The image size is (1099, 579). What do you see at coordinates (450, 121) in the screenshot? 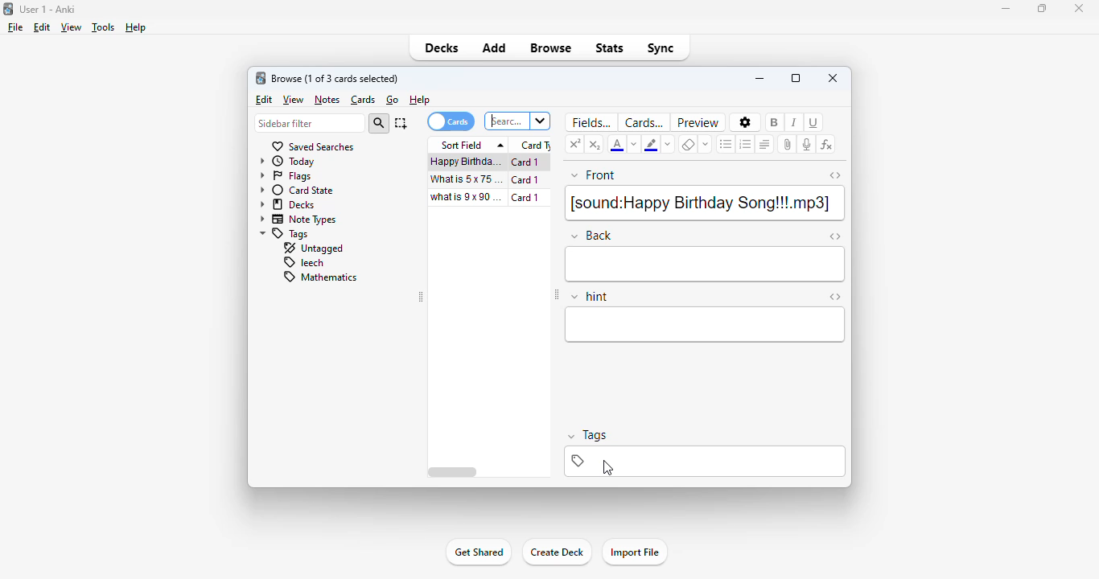
I see `cards` at bounding box center [450, 121].